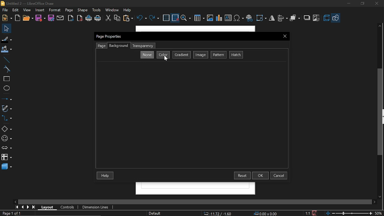 This screenshot has height=216, width=384. What do you see at coordinates (201, 55) in the screenshot?
I see `Image` at bounding box center [201, 55].